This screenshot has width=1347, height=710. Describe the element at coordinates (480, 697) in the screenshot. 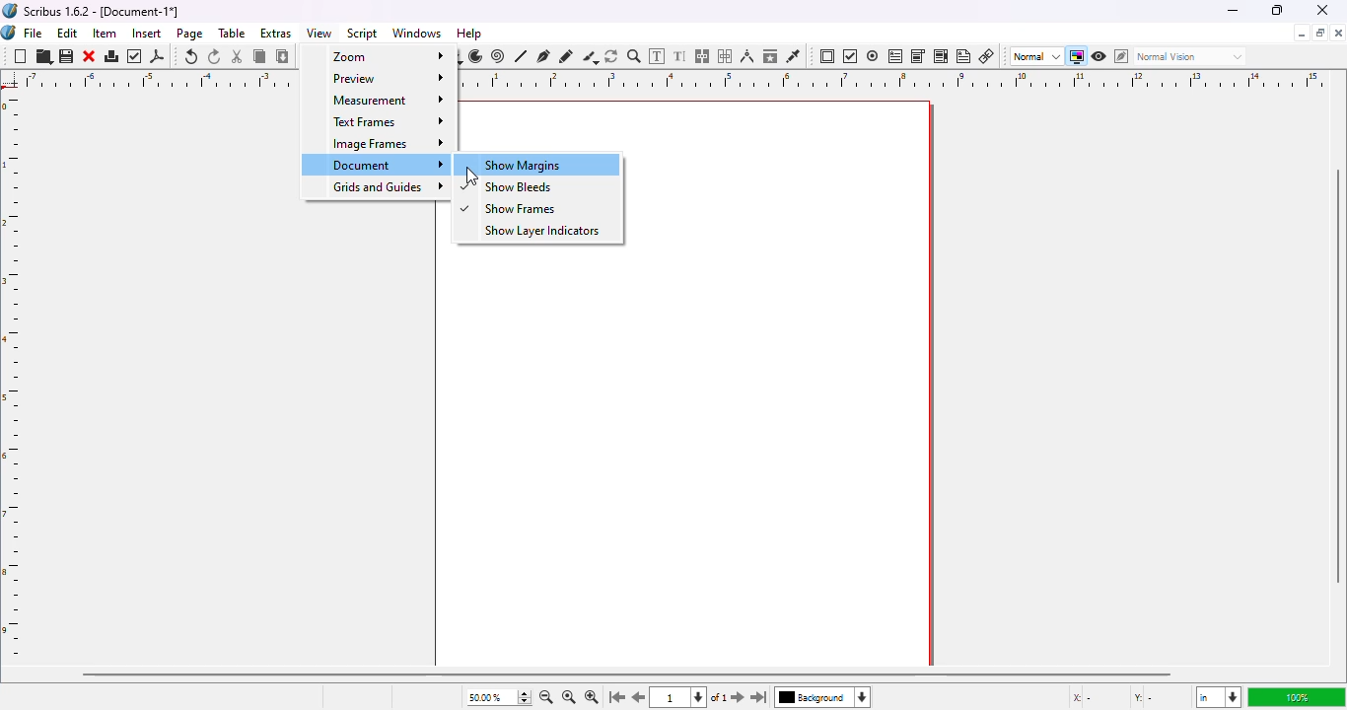

I see `50.00%` at that location.